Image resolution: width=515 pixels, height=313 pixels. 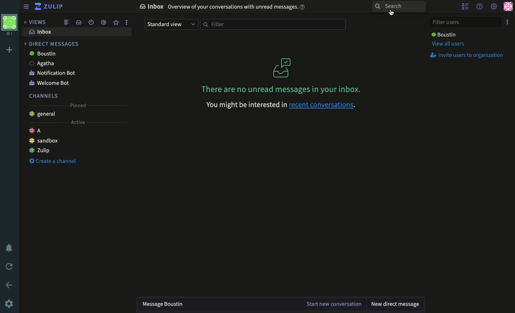 I want to click on General, so click(x=43, y=114).